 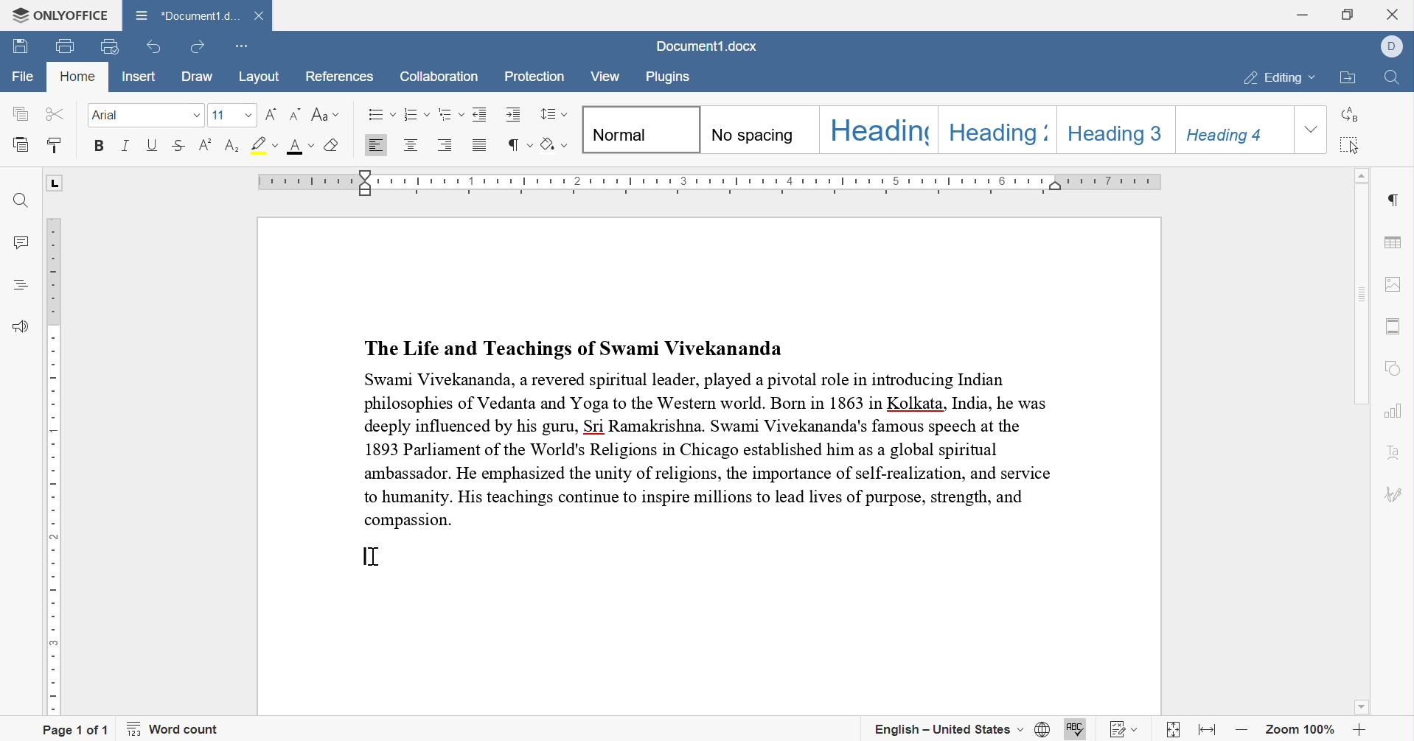 I want to click on track changes, so click(x=1125, y=731).